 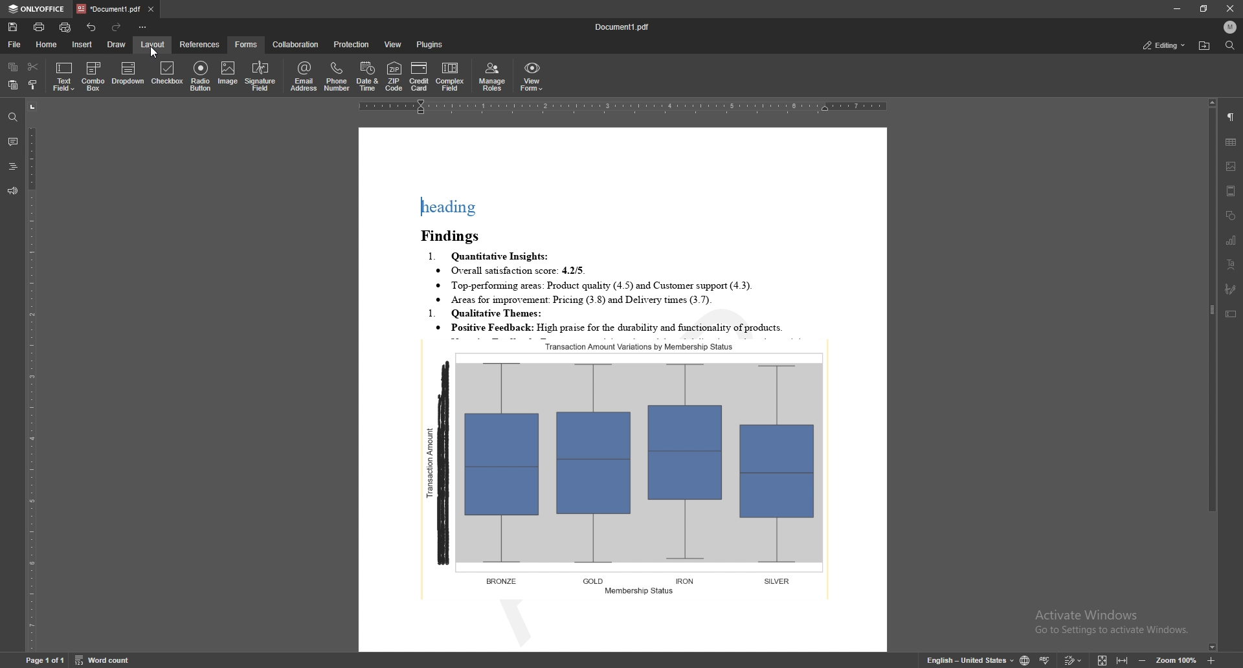 What do you see at coordinates (32, 375) in the screenshot?
I see `vertical scale` at bounding box center [32, 375].